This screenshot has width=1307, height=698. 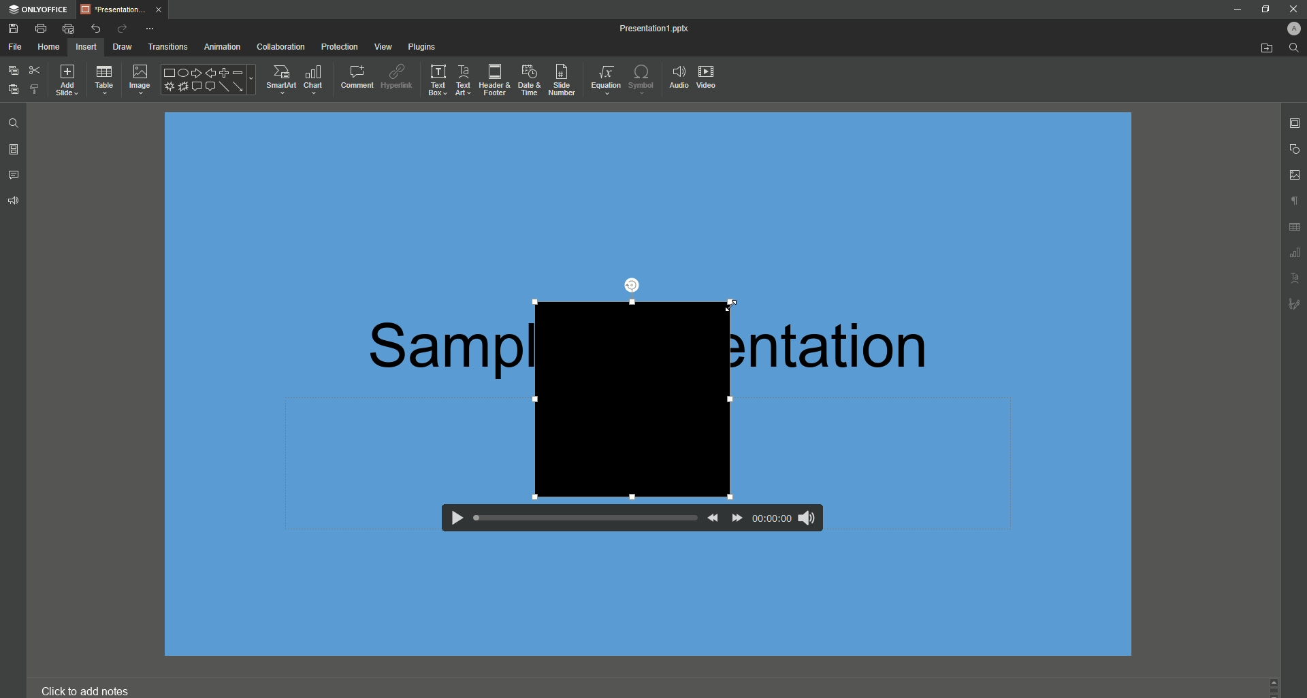 I want to click on Slide Number, so click(x=564, y=81).